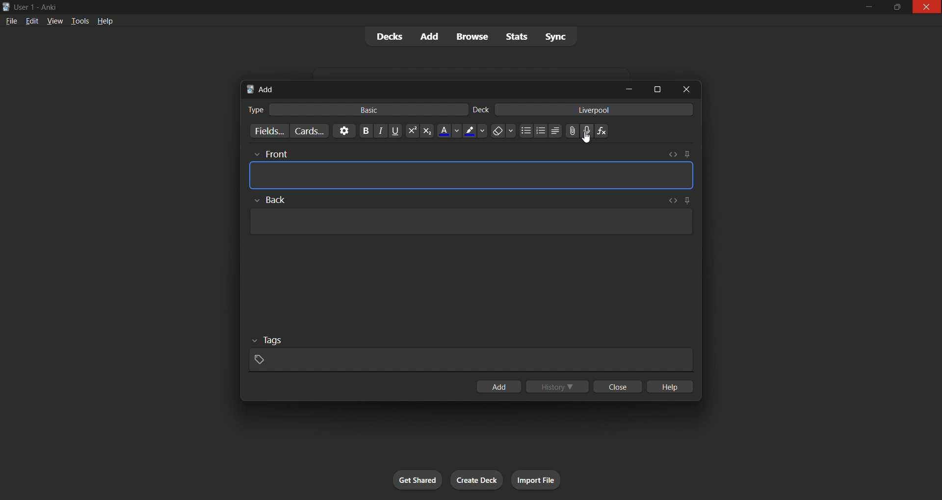 Image resolution: width=942 pixels, height=500 pixels. What do you see at coordinates (362, 131) in the screenshot?
I see `bold` at bounding box center [362, 131].